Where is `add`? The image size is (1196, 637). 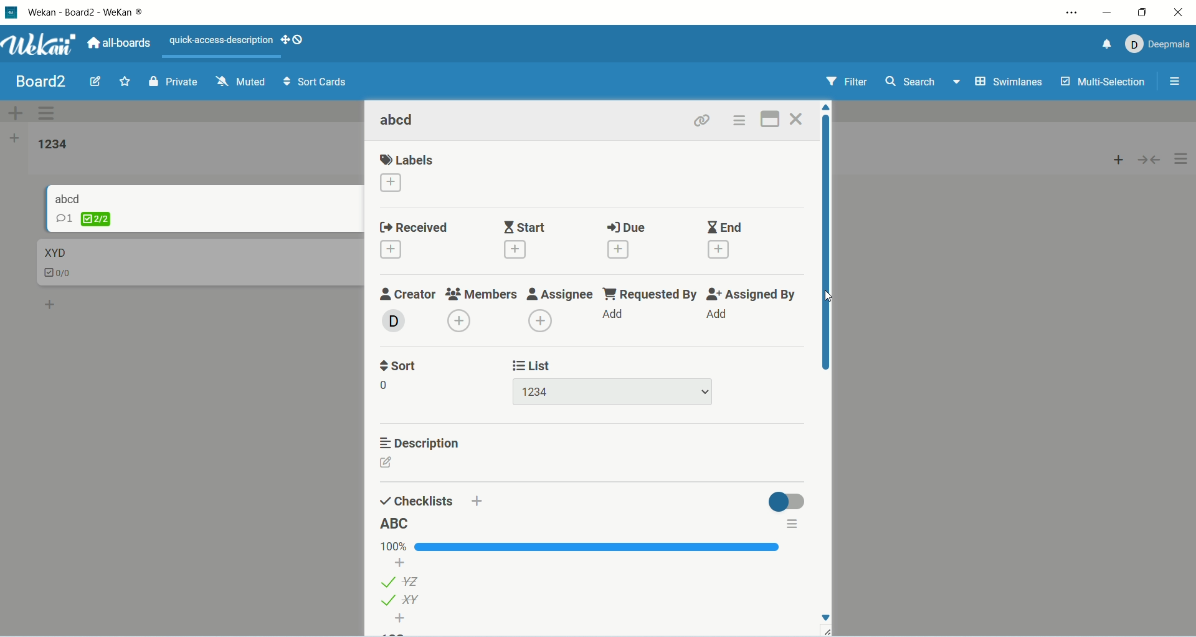
add is located at coordinates (401, 562).